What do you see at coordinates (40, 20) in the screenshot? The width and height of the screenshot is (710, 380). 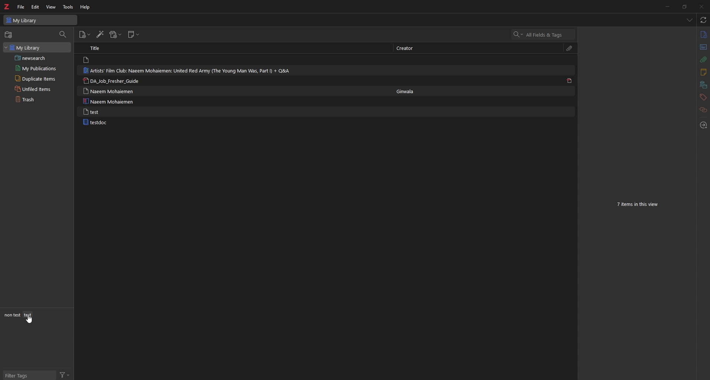 I see `my library` at bounding box center [40, 20].